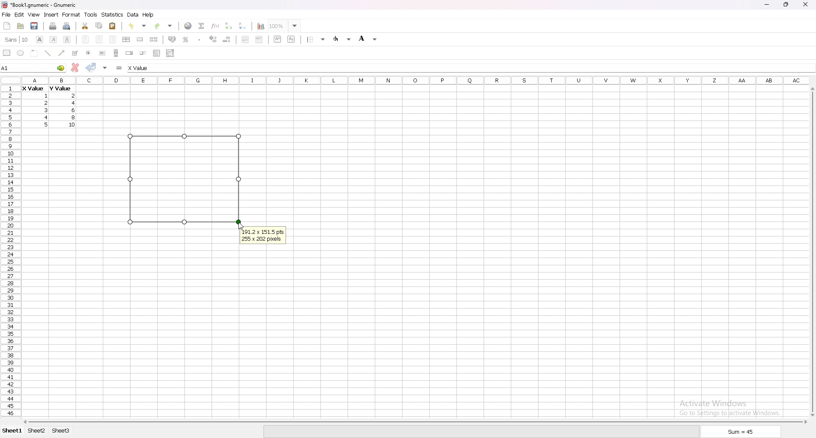 Image resolution: width=816 pixels, height=438 pixels. I want to click on superscript, so click(278, 39).